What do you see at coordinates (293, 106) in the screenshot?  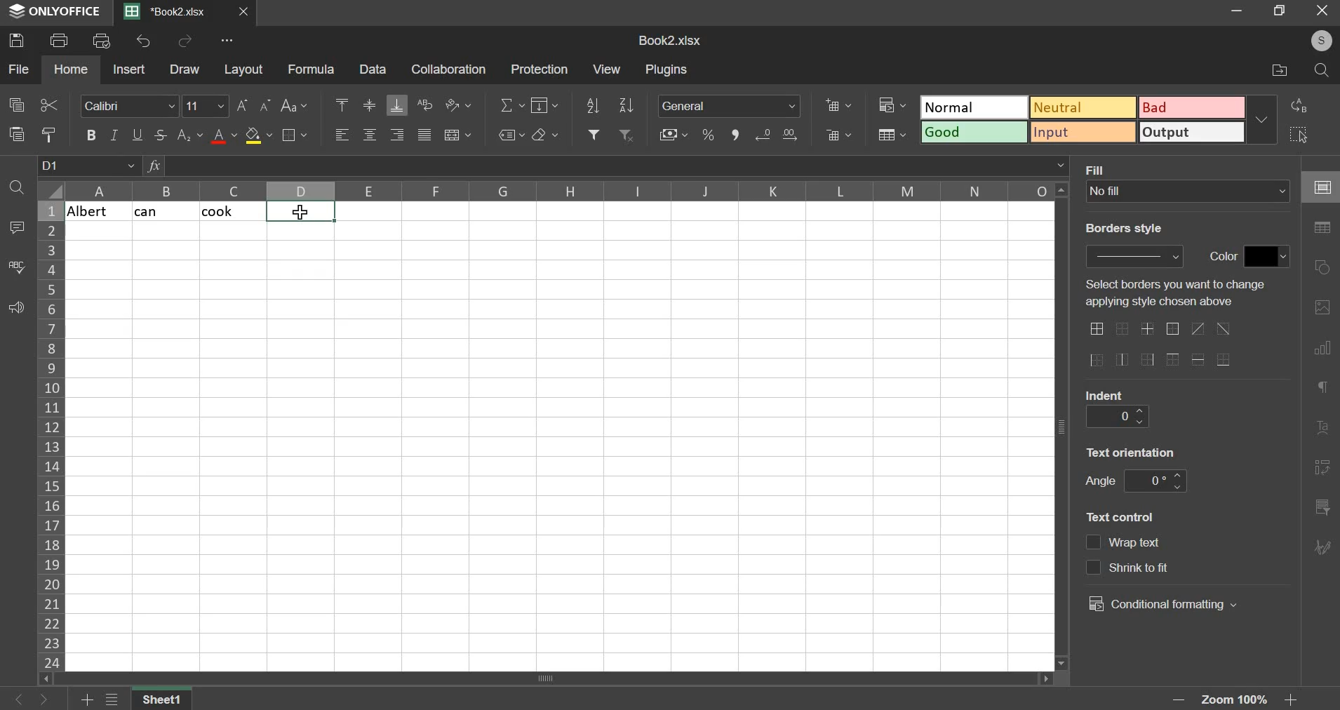 I see `change case` at bounding box center [293, 106].